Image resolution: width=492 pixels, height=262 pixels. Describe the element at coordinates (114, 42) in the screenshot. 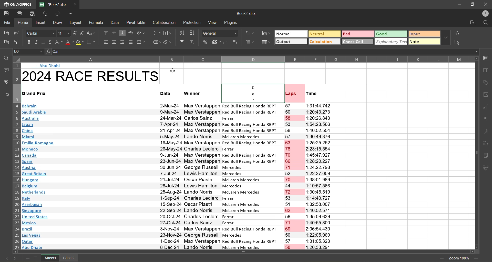

I see `align center` at that location.